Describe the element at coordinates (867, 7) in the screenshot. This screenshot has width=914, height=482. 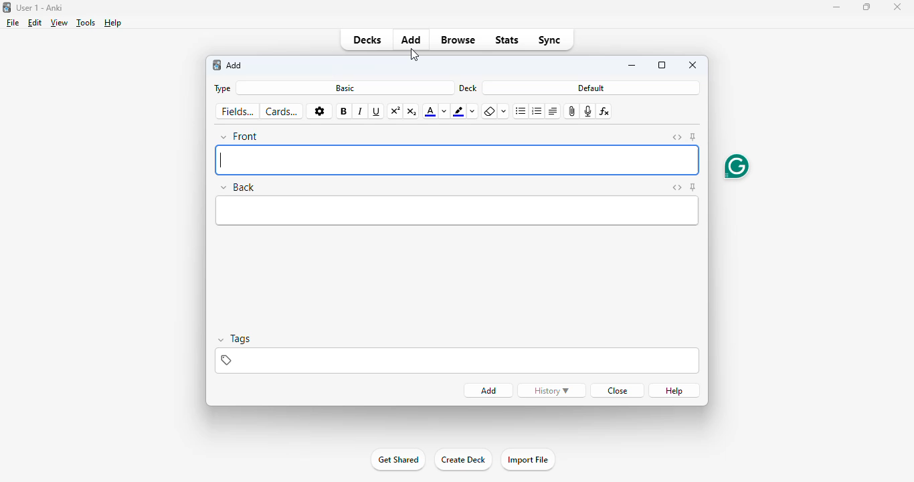
I see `maximize` at that location.